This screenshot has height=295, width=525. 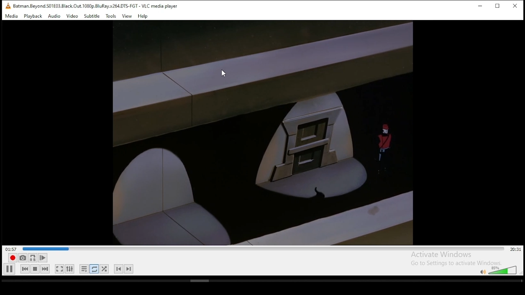 I want to click on next media in playlist, skips forward when held, so click(x=46, y=269).